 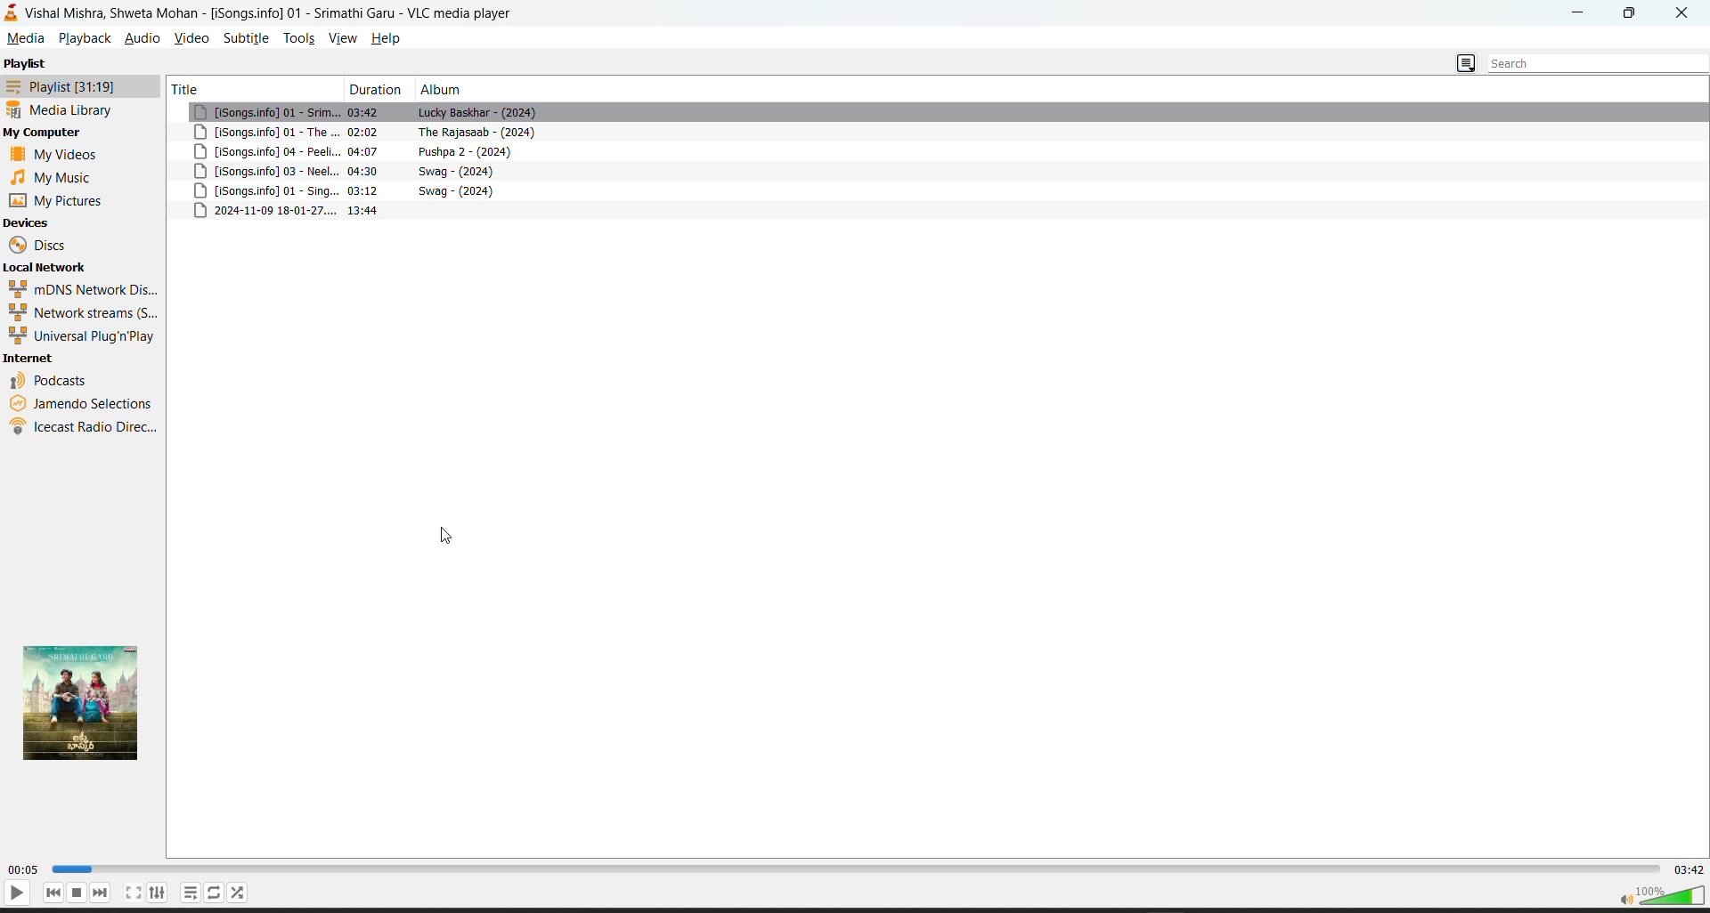 I want to click on song info 01-srim, so click(x=265, y=113).